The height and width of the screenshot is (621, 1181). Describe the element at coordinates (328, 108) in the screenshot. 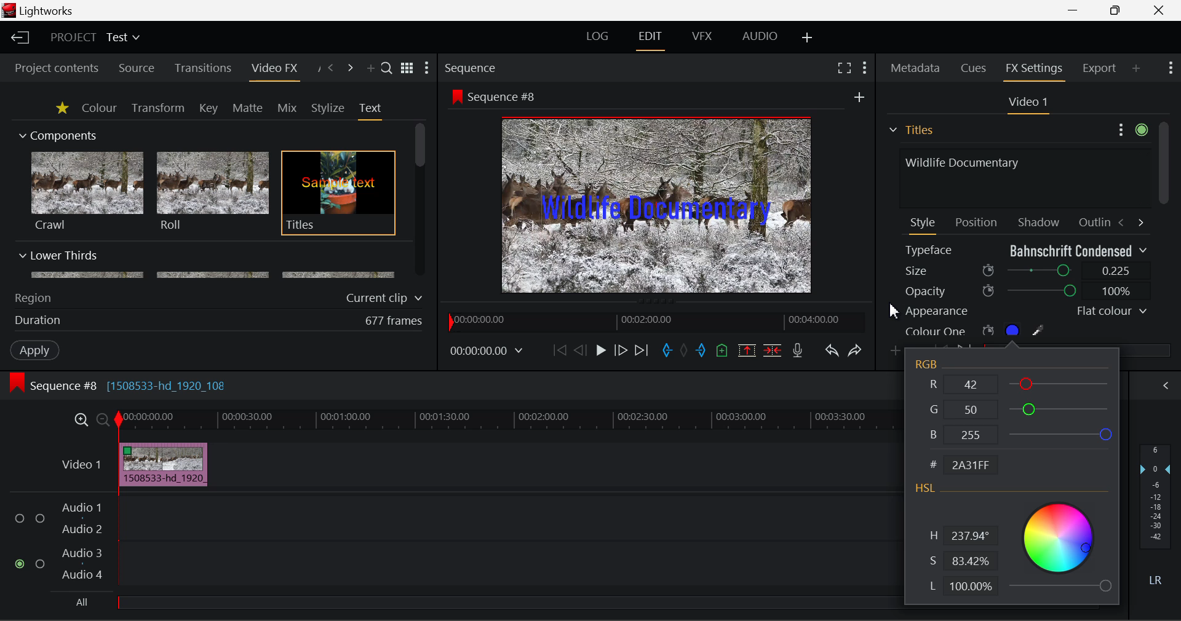

I see `Stylize` at that location.